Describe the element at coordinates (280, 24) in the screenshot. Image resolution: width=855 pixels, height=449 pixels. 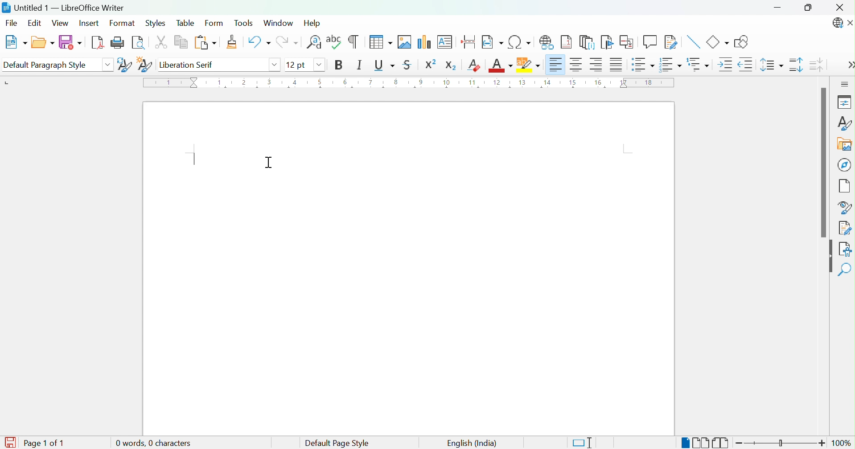
I see `Window` at that location.